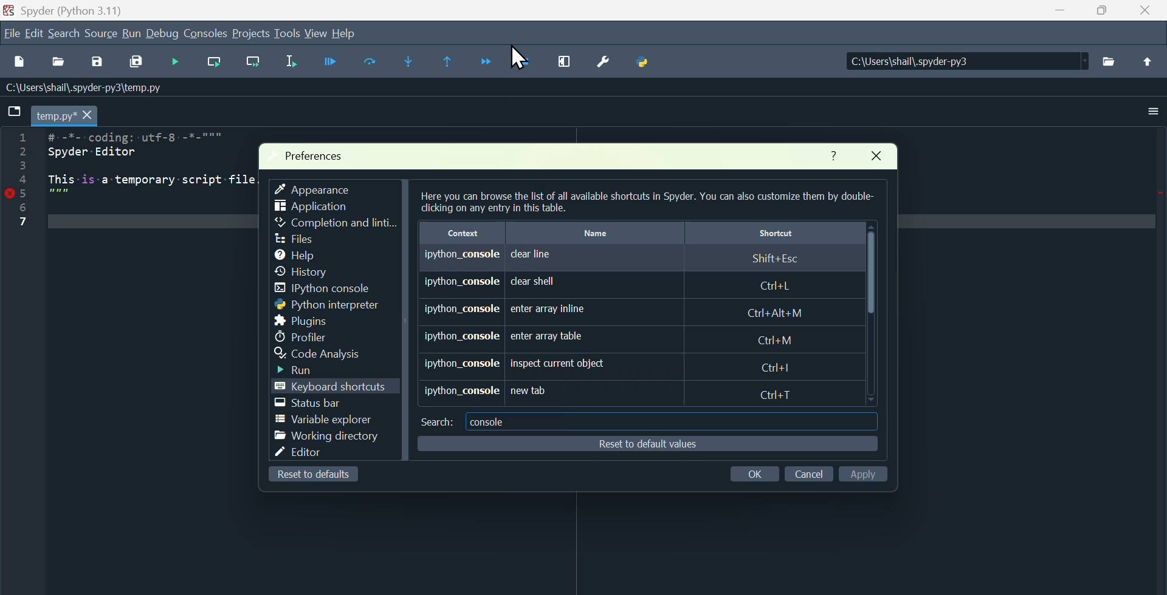  Describe the element at coordinates (1149, 15) in the screenshot. I see `Close` at that location.